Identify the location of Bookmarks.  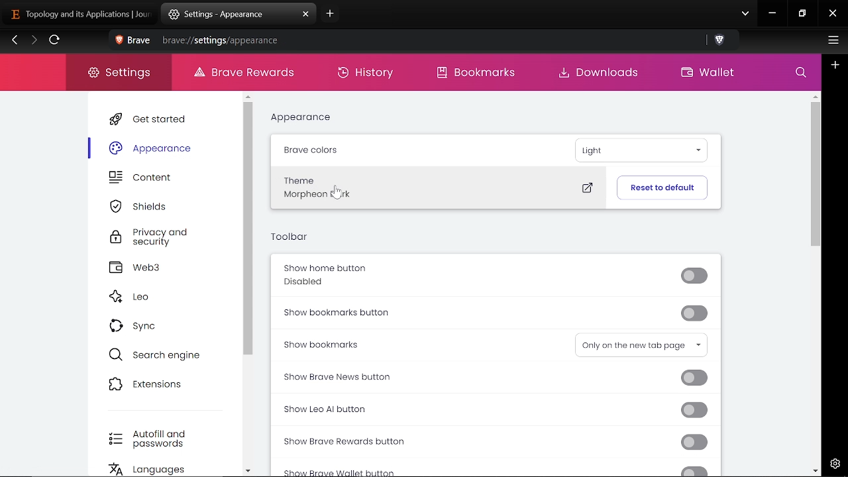
(484, 74).